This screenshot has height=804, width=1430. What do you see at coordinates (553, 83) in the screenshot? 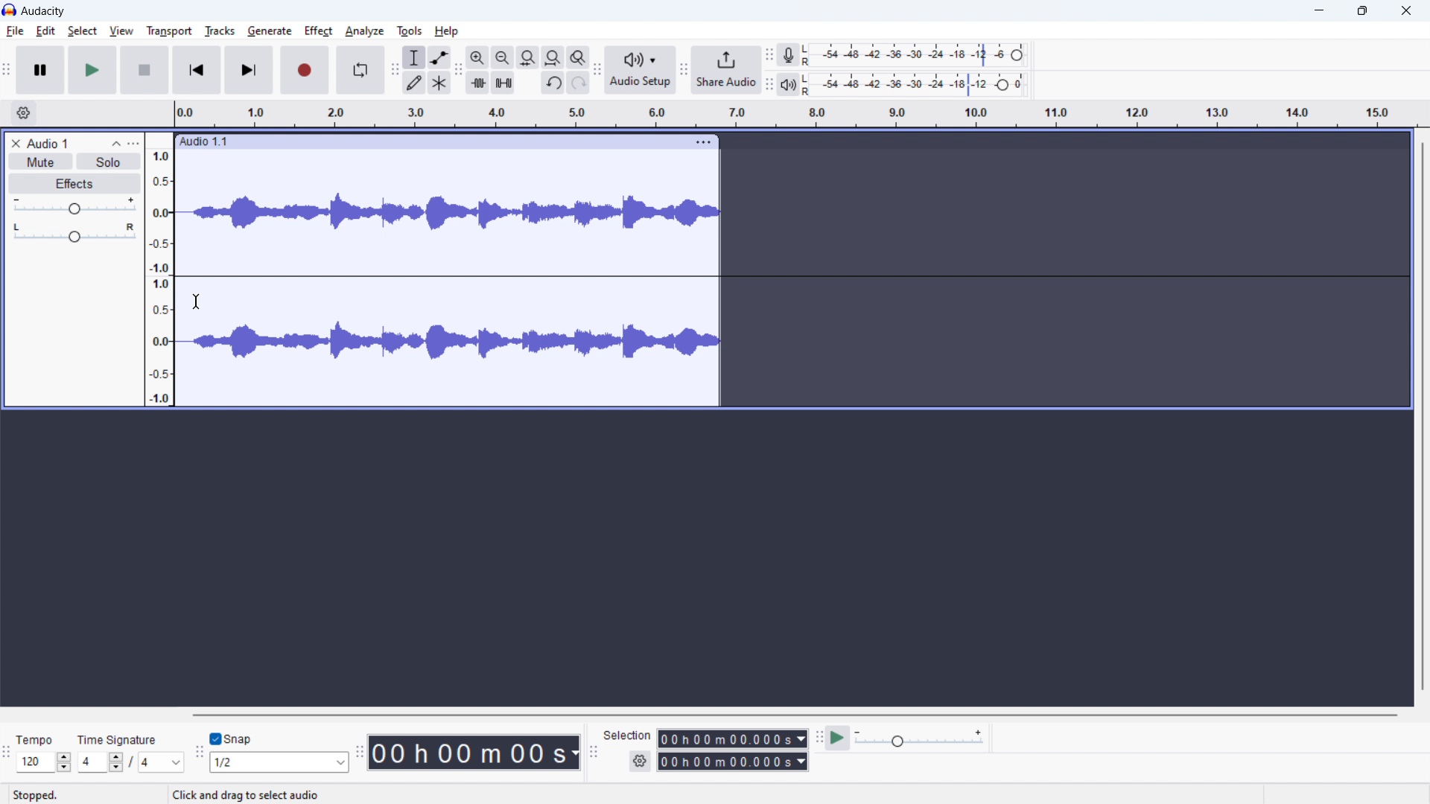
I see `undo` at bounding box center [553, 83].